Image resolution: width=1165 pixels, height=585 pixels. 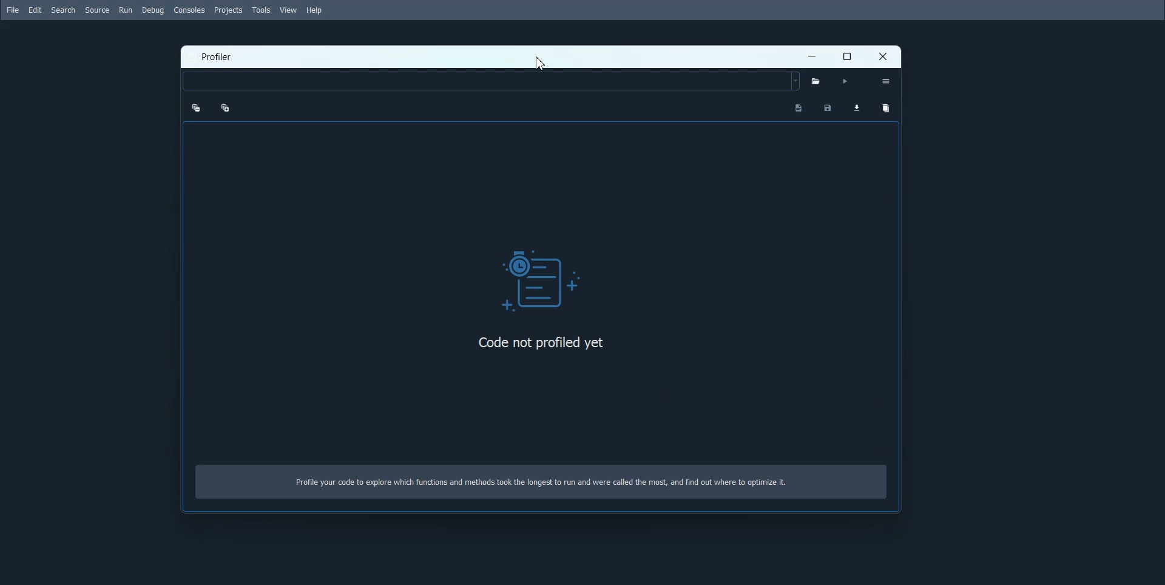 I want to click on Help, so click(x=315, y=10).